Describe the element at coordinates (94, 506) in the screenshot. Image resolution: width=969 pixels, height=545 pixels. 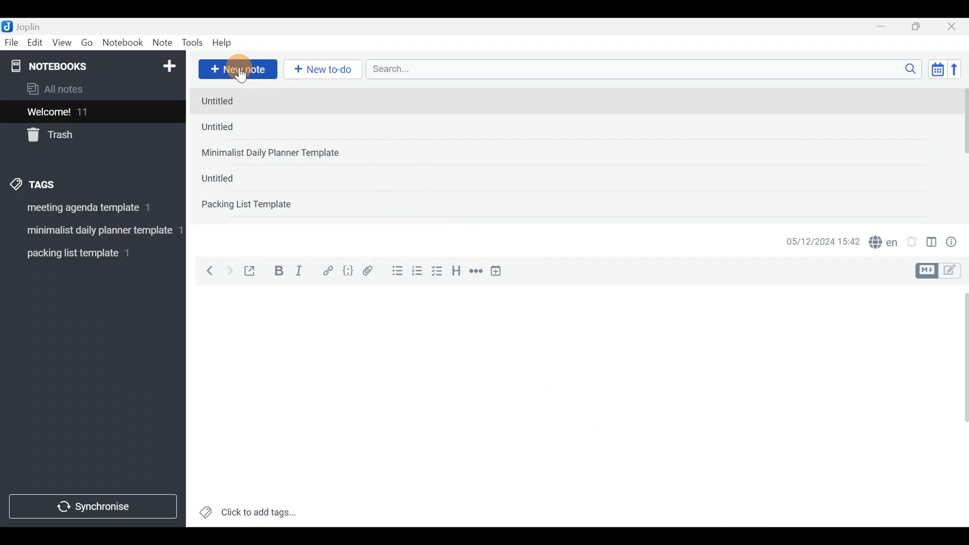
I see `Synchronize` at that location.